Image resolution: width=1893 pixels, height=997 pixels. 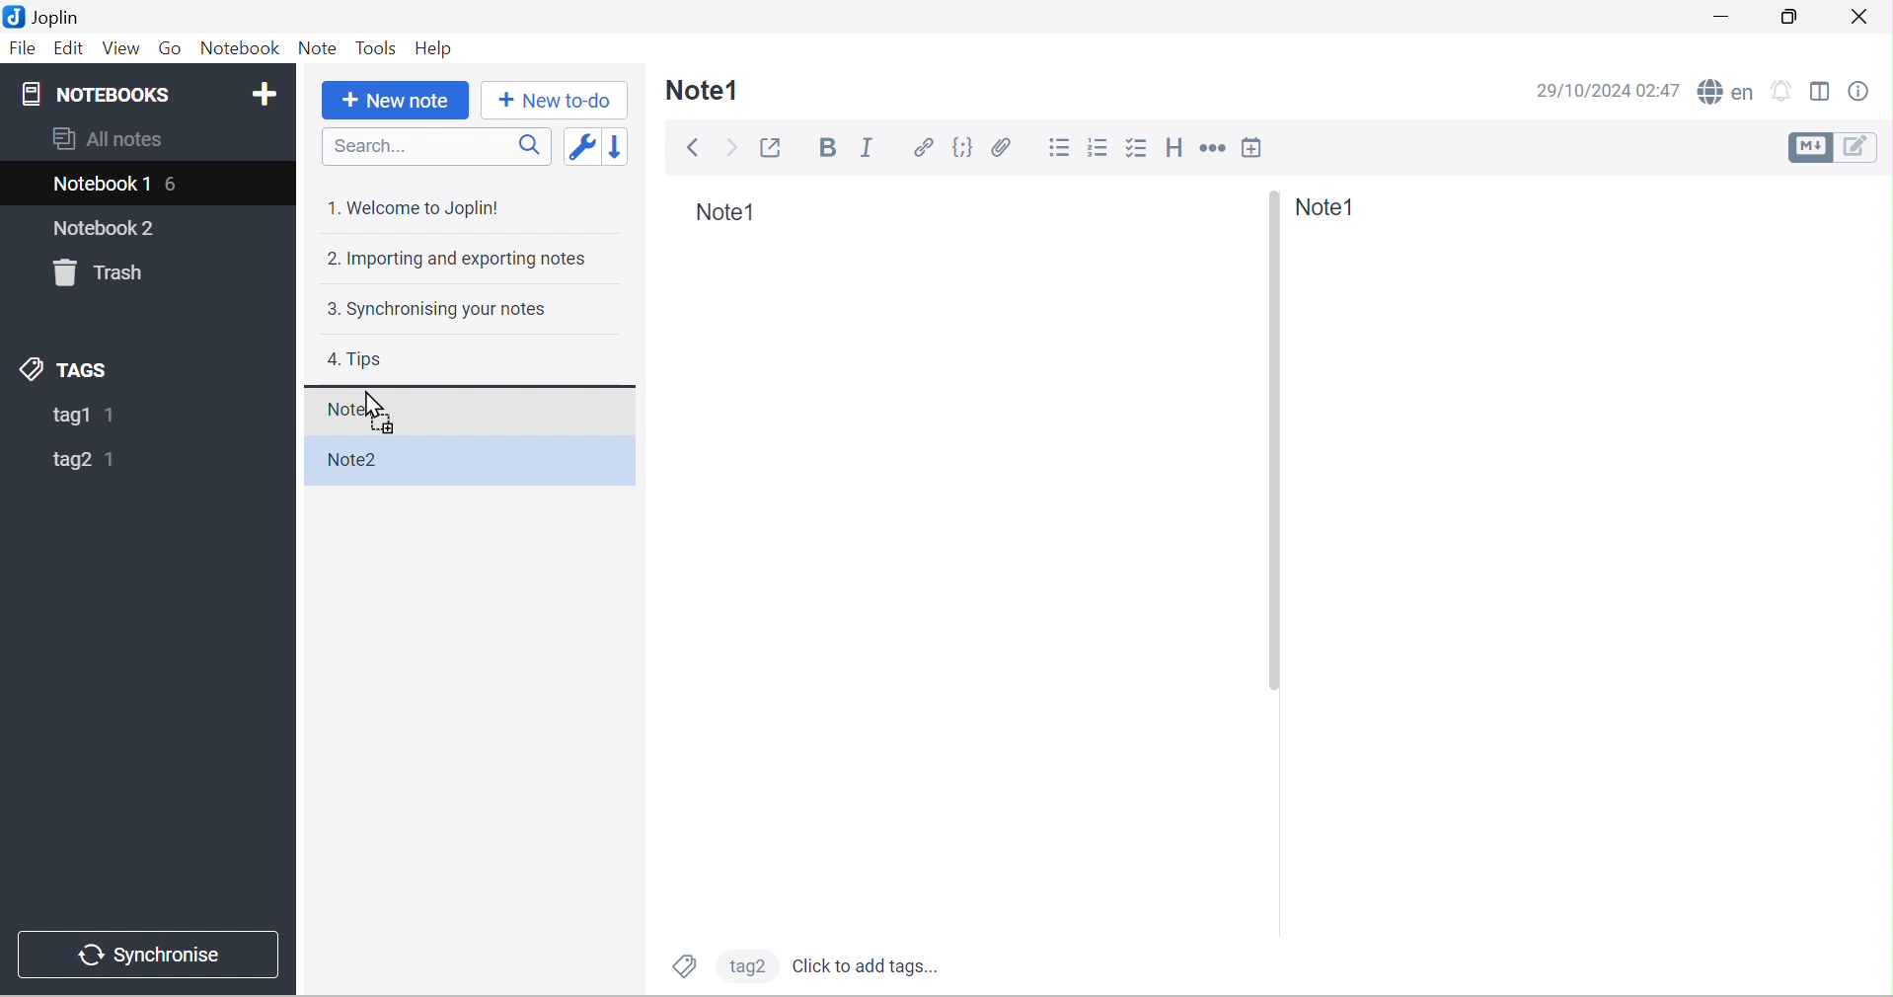 I want to click on 3. Synchronising your notes, so click(x=436, y=315).